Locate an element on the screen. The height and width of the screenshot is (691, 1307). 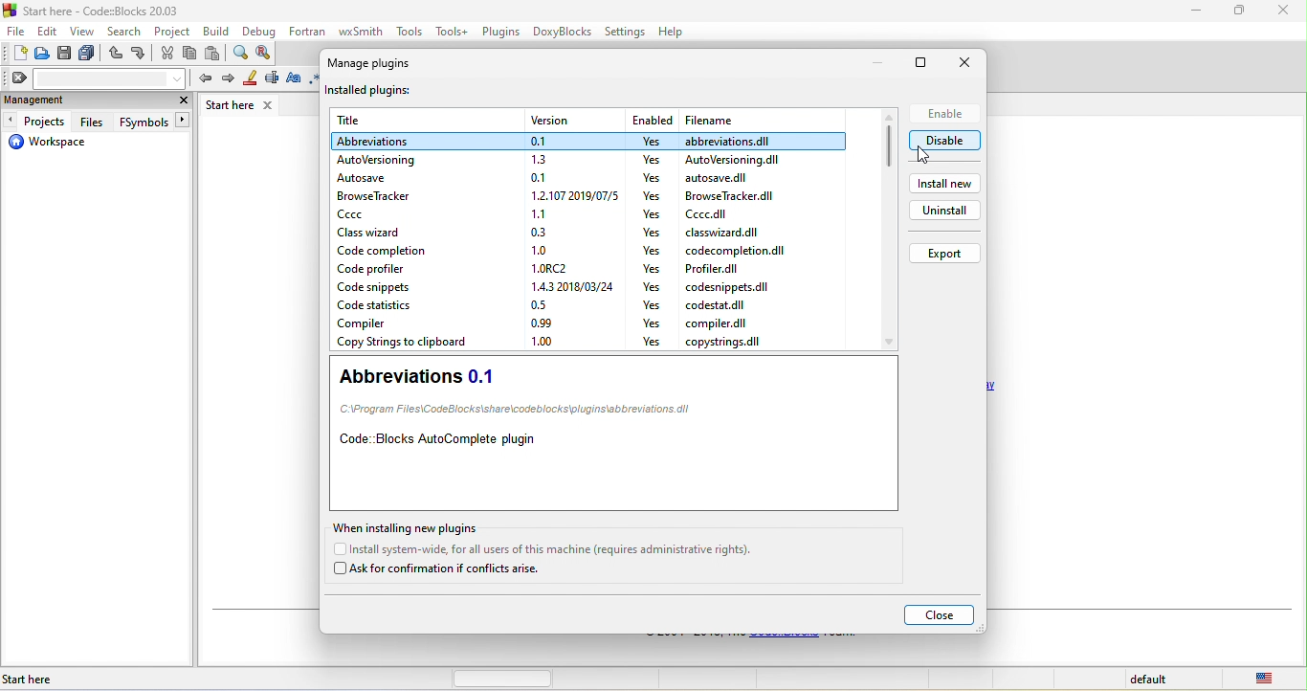
yes is located at coordinates (651, 323).